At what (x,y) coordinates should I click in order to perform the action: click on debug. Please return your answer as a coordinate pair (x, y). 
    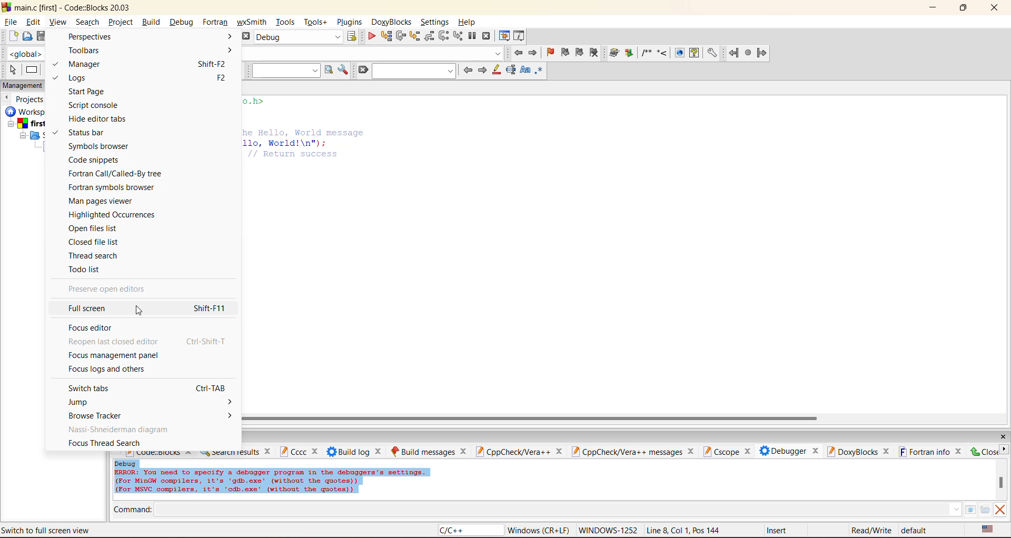
    Looking at the image, I should click on (181, 21).